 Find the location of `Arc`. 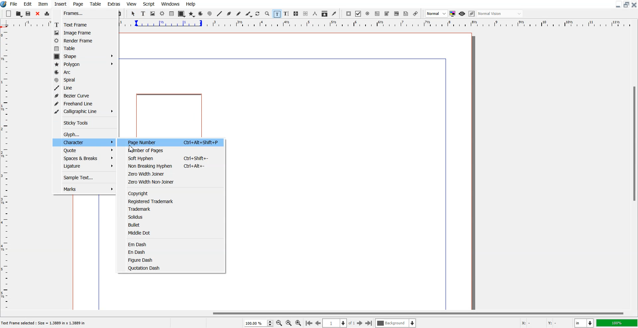

Arc is located at coordinates (201, 14).